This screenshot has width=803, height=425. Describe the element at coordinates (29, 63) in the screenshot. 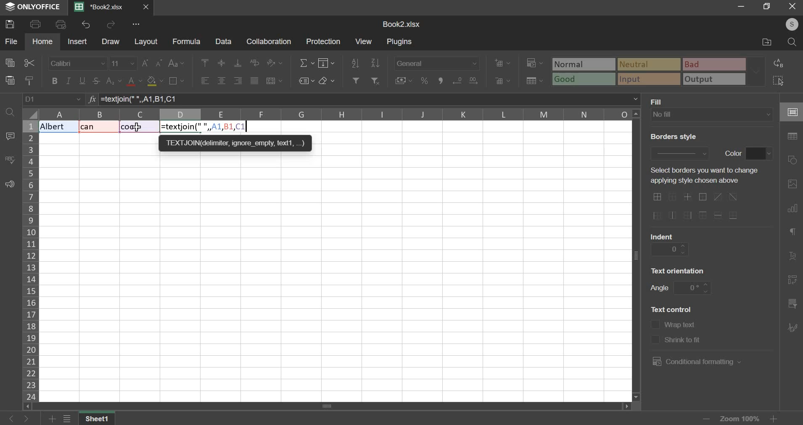

I see `cut` at that location.